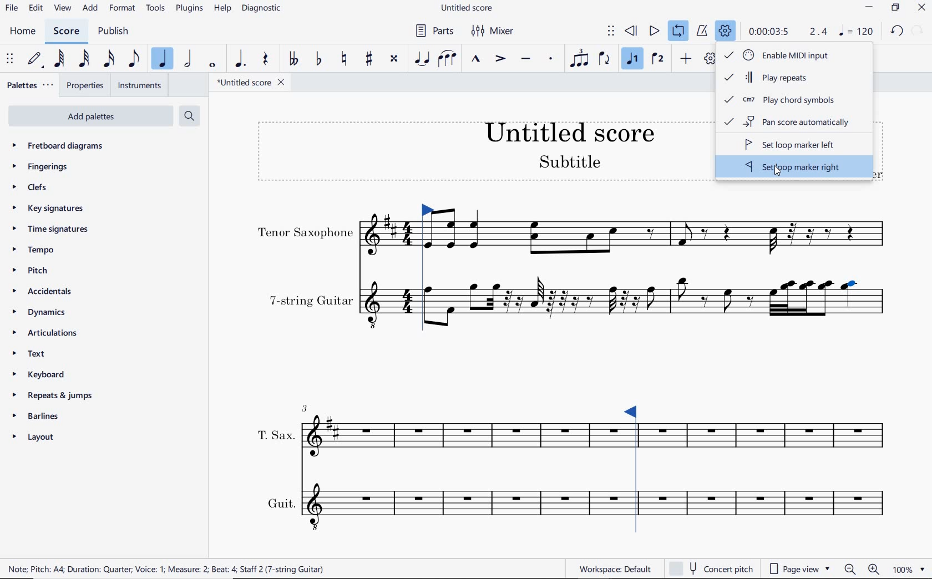  What do you see at coordinates (710, 567) in the screenshot?
I see `concert pitch` at bounding box center [710, 567].